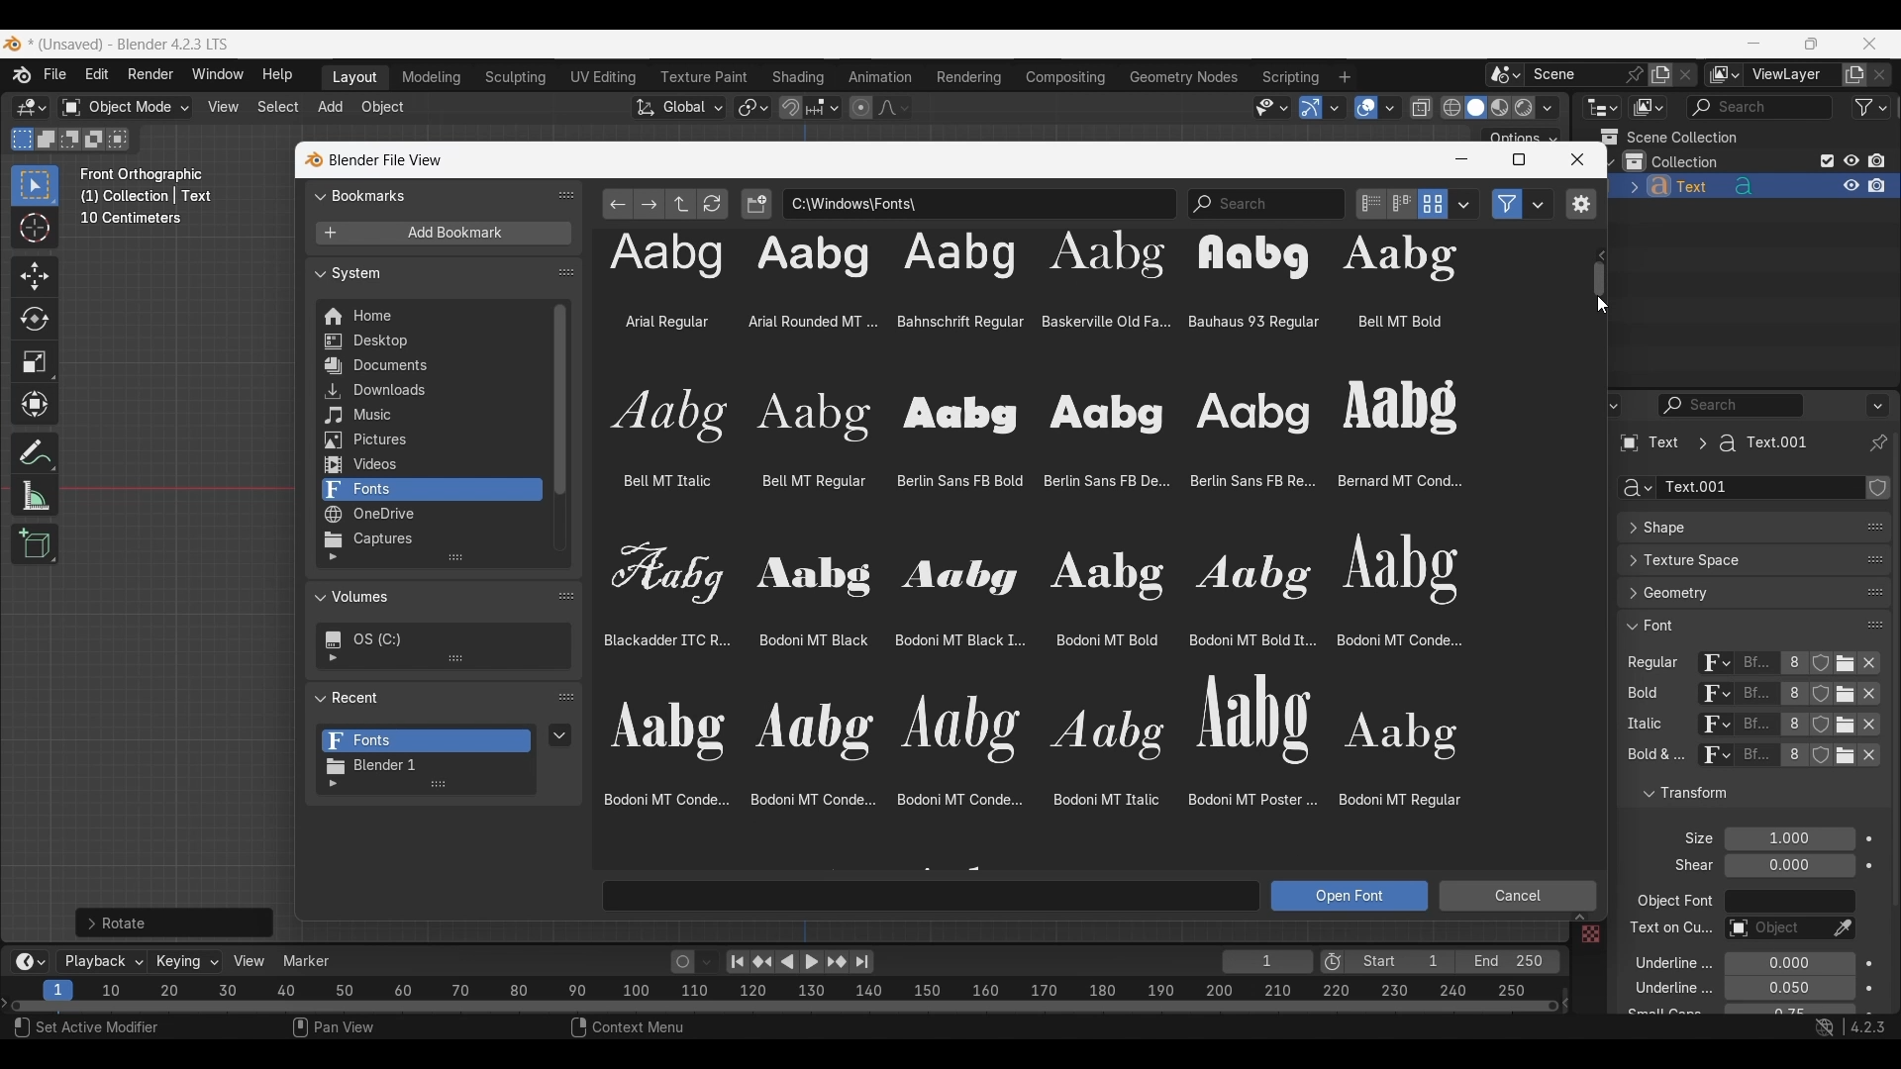 This screenshot has width=1901, height=1069. Describe the element at coordinates (1734, 593) in the screenshot. I see `Click to expand Geometry` at that location.